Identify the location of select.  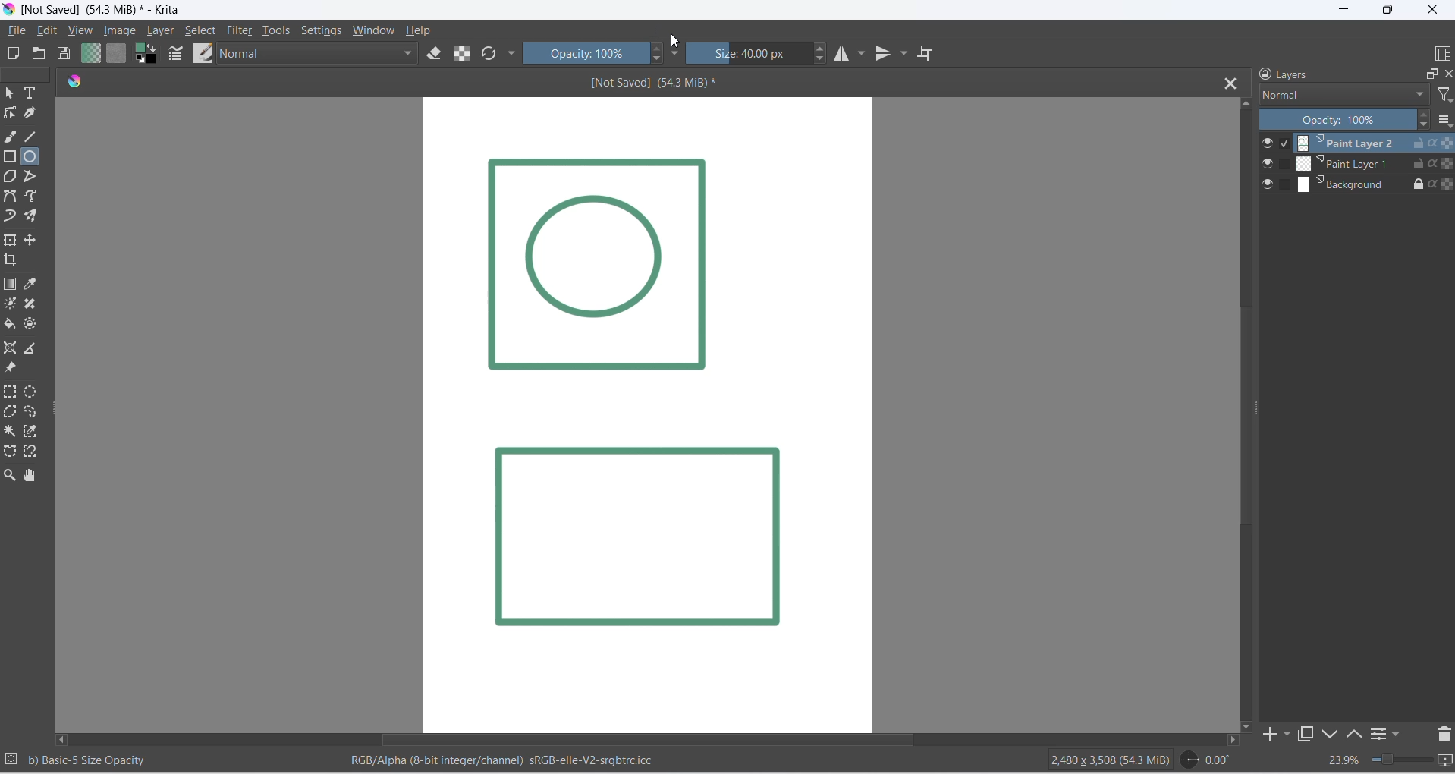
(11, 93).